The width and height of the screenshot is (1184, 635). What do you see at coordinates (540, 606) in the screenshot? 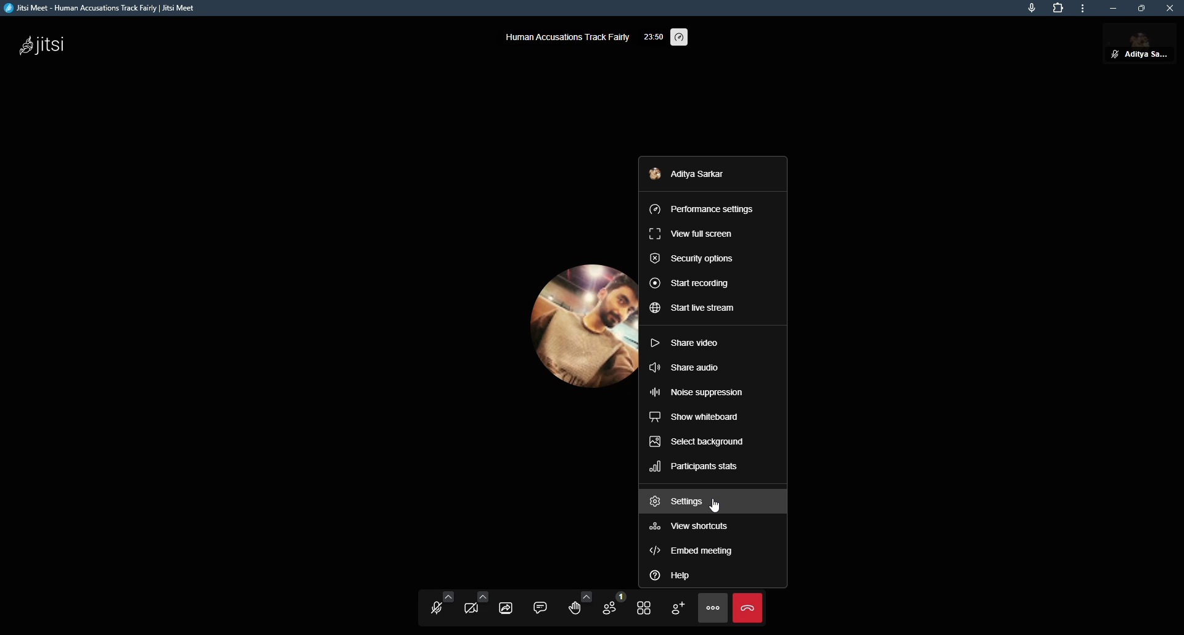
I see `chat` at bounding box center [540, 606].